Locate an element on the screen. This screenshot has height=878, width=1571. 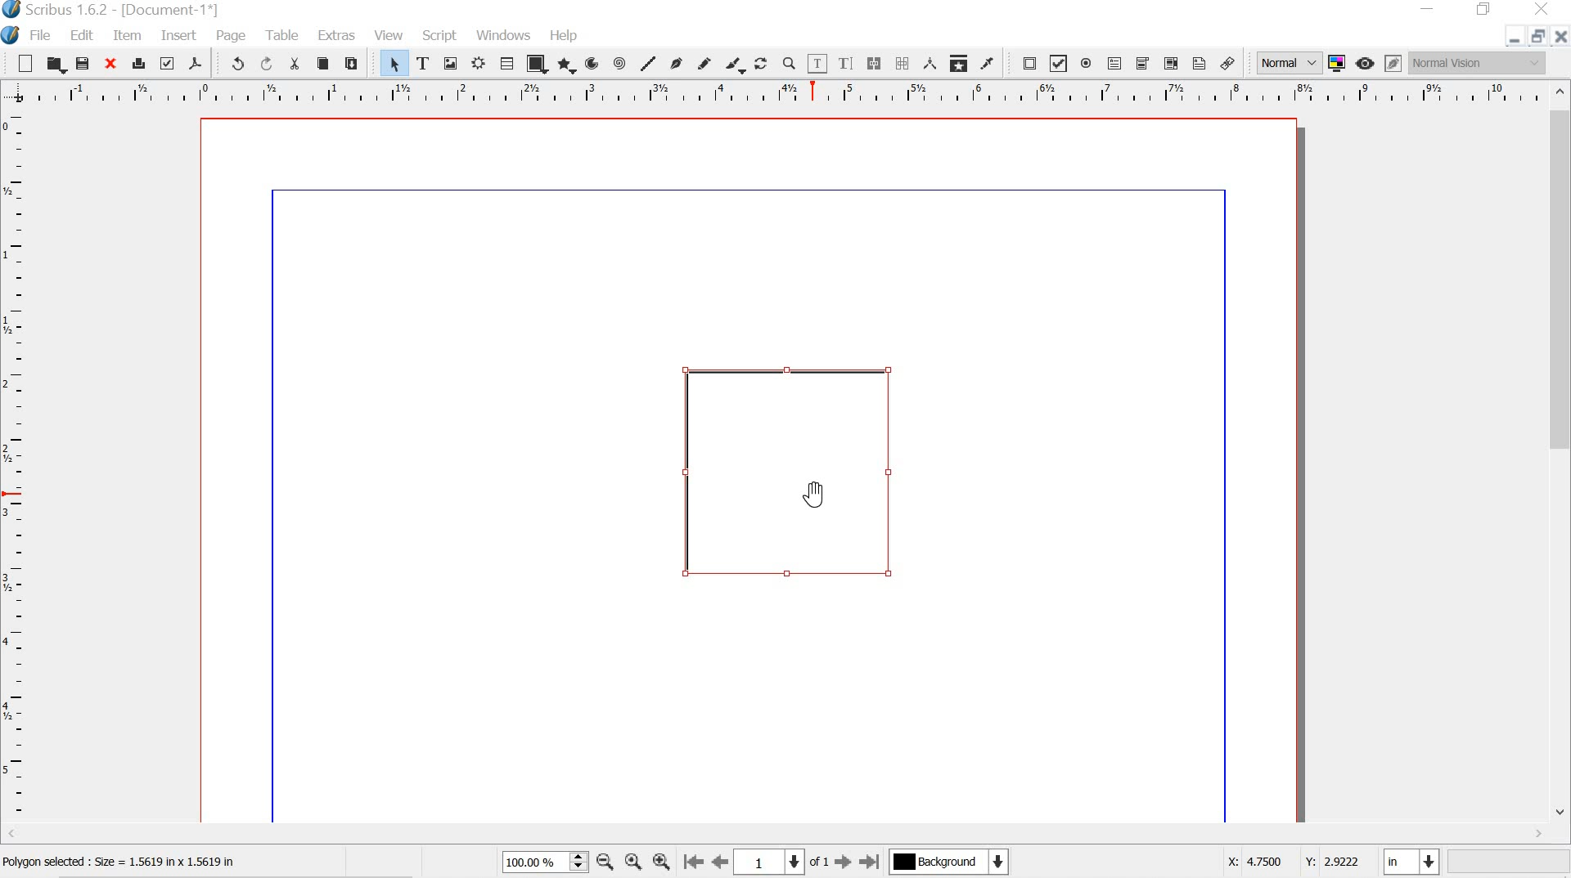
spiral is located at coordinates (620, 62).